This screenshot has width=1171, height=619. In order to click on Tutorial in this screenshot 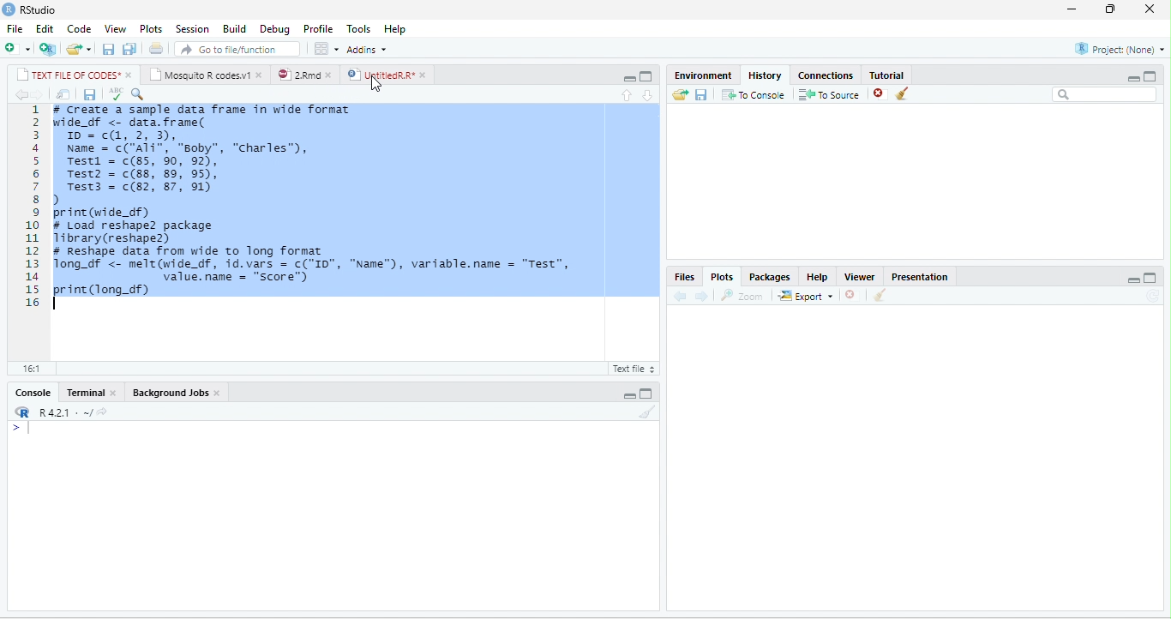, I will do `click(886, 75)`.